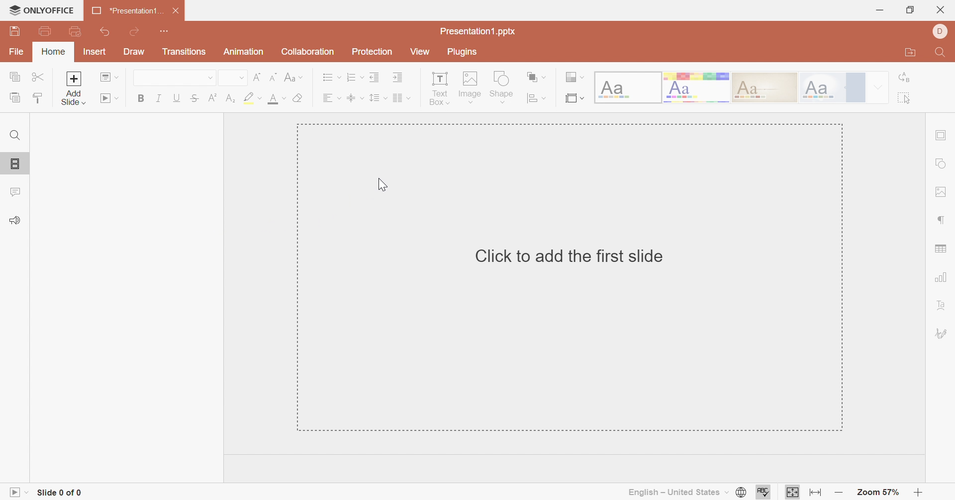  Describe the element at coordinates (727, 491) in the screenshot. I see `Drop Down` at that location.